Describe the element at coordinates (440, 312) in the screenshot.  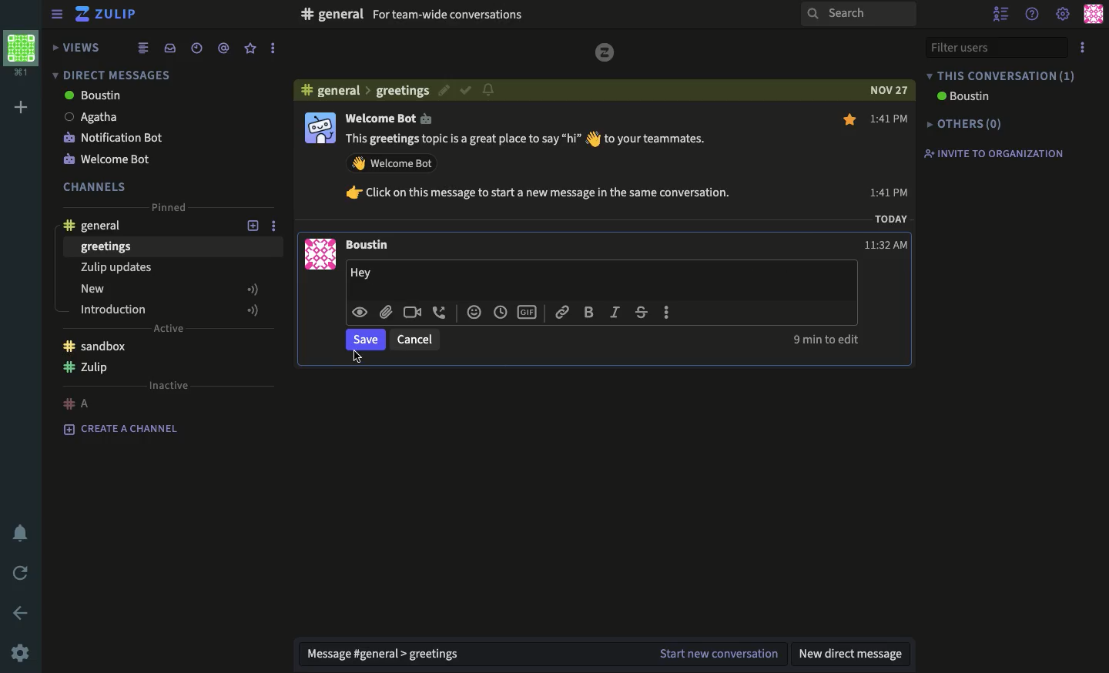
I see `audio call` at that location.